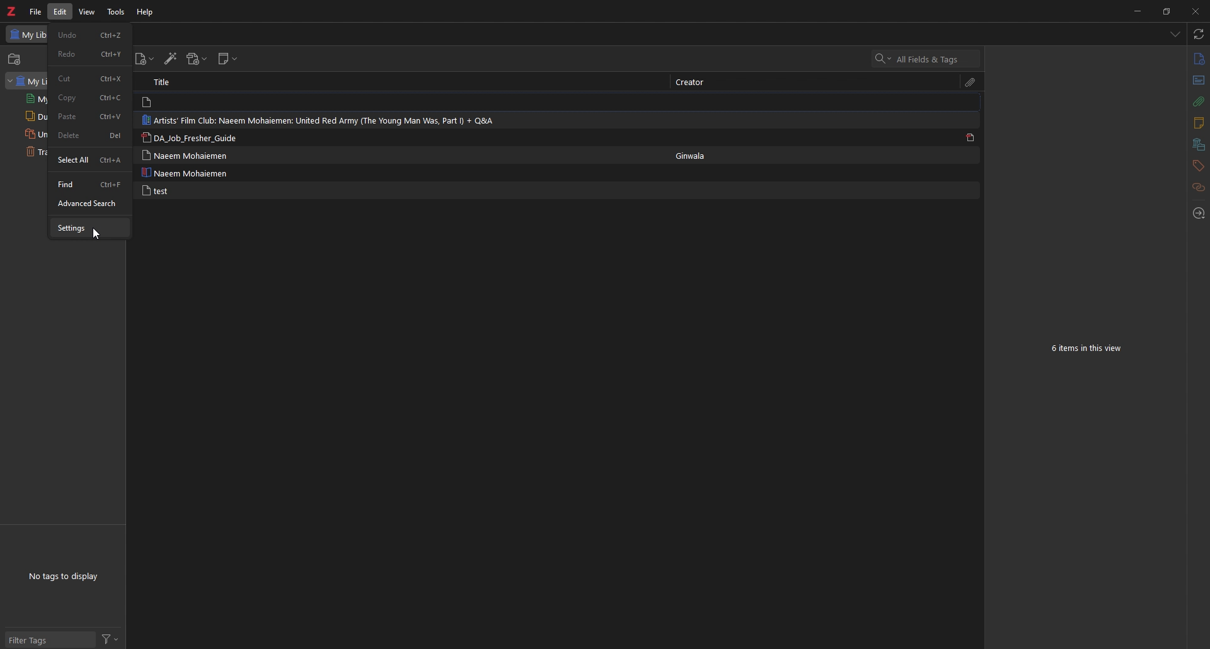 This screenshot has width=1210, height=649. What do you see at coordinates (1194, 11) in the screenshot?
I see `close` at bounding box center [1194, 11].